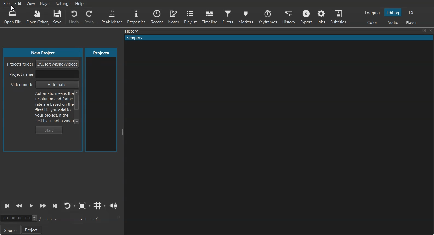 This screenshot has width=434, height=235. What do you see at coordinates (97, 206) in the screenshot?
I see `Toggle grid display on the player` at bounding box center [97, 206].